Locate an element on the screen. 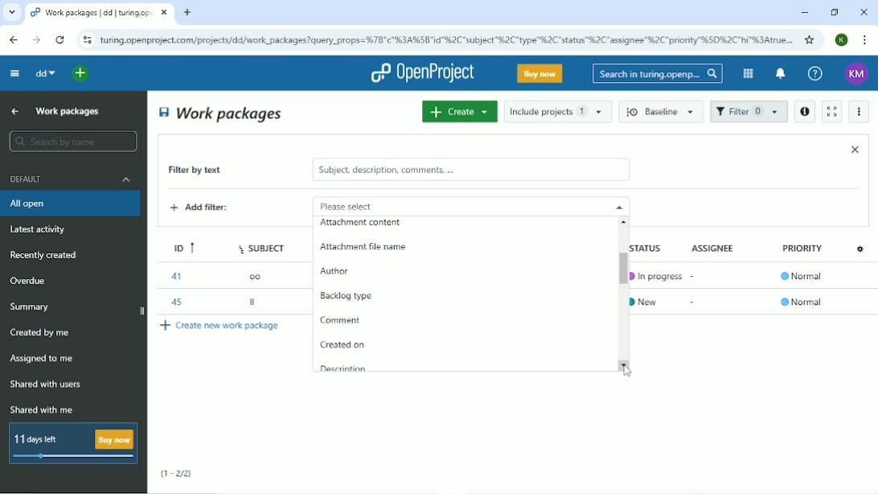  Up is located at coordinates (13, 112).